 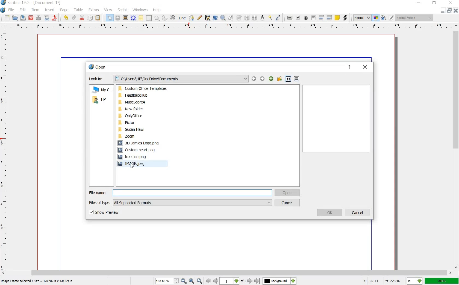 I want to click on pdf check box, so click(x=298, y=18).